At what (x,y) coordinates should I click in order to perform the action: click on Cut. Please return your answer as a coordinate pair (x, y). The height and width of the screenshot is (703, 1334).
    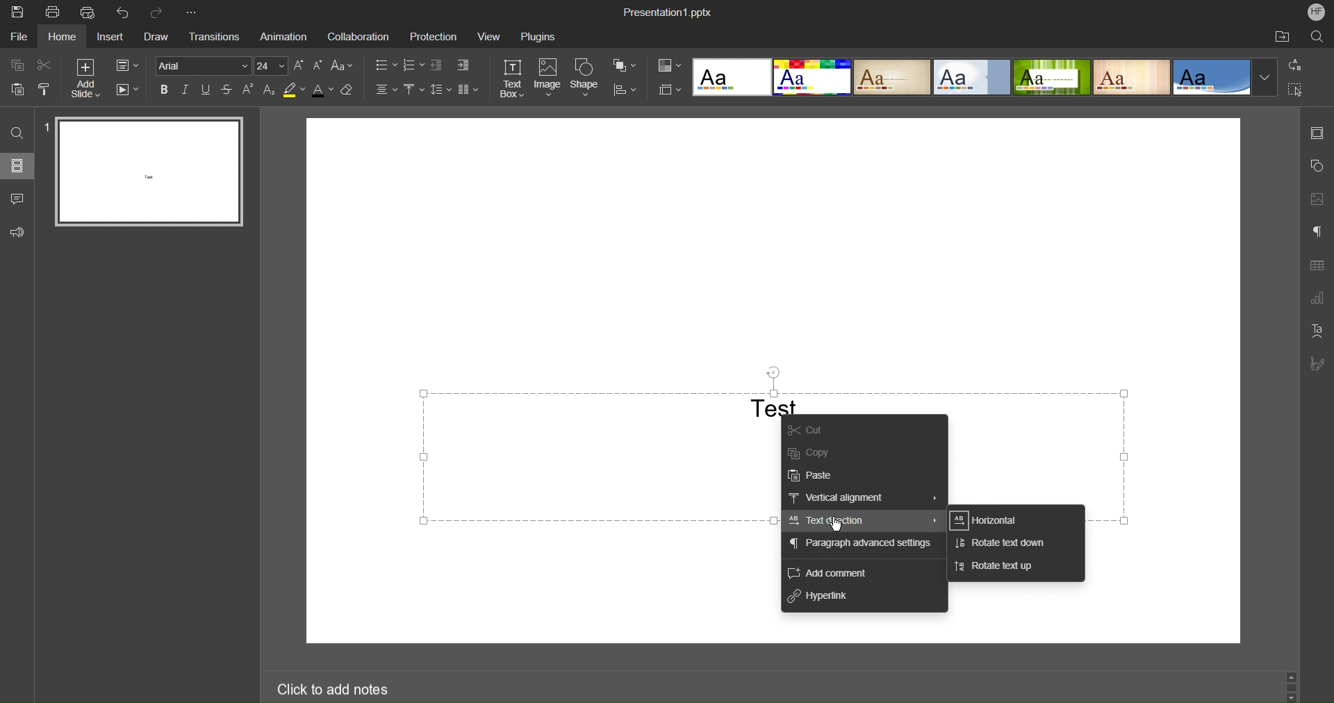
    Looking at the image, I should click on (46, 64).